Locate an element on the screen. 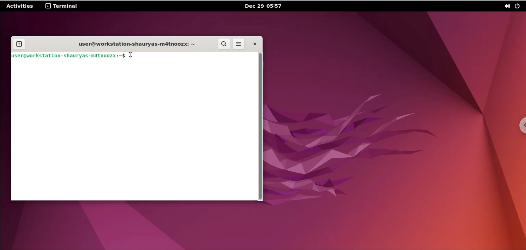 The image size is (526, 250). Dec 29 05:57 is located at coordinates (265, 7).